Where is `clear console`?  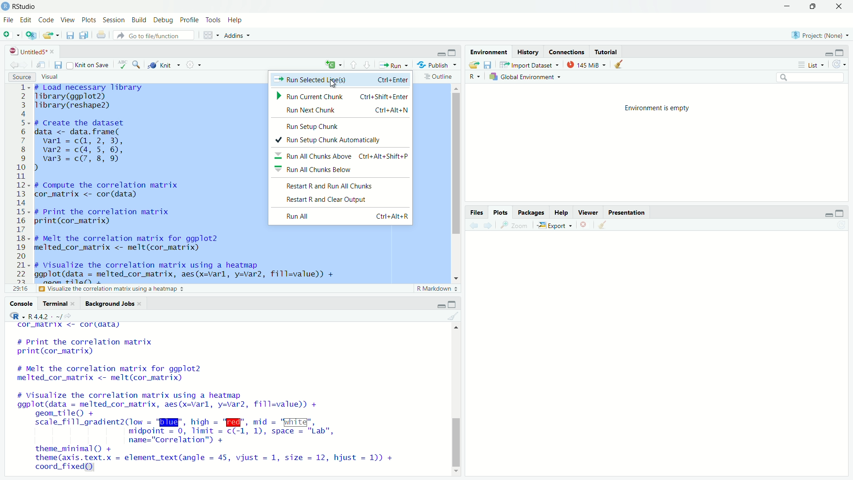
clear console is located at coordinates (455, 316).